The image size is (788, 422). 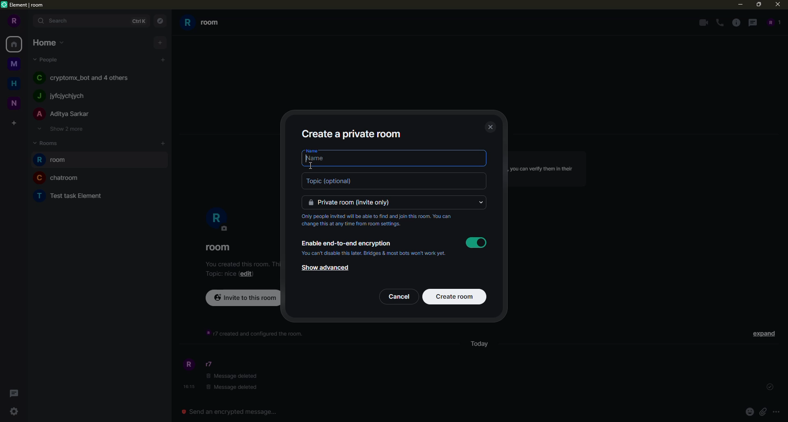 What do you see at coordinates (491, 127) in the screenshot?
I see `close` at bounding box center [491, 127].